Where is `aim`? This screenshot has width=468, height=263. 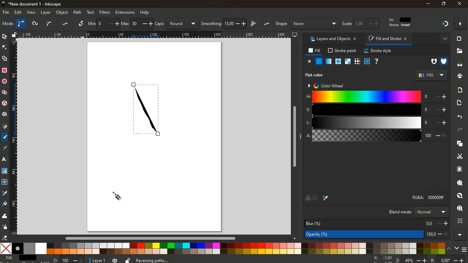 aim is located at coordinates (316, 198).